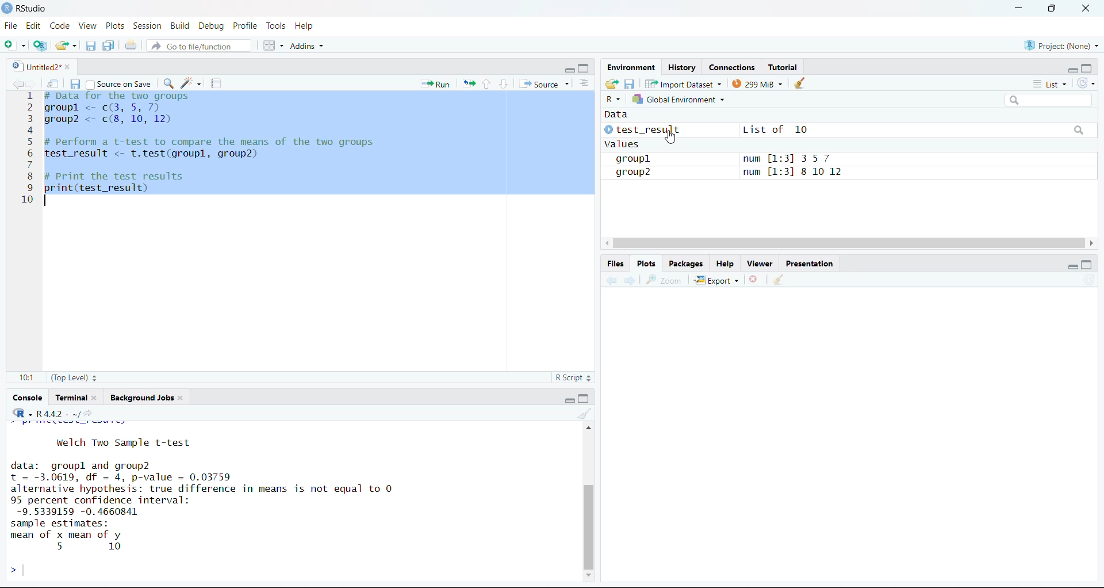 This screenshot has width=1104, height=588. What do you see at coordinates (466, 83) in the screenshot?
I see `Re-run the previous code again` at bounding box center [466, 83].